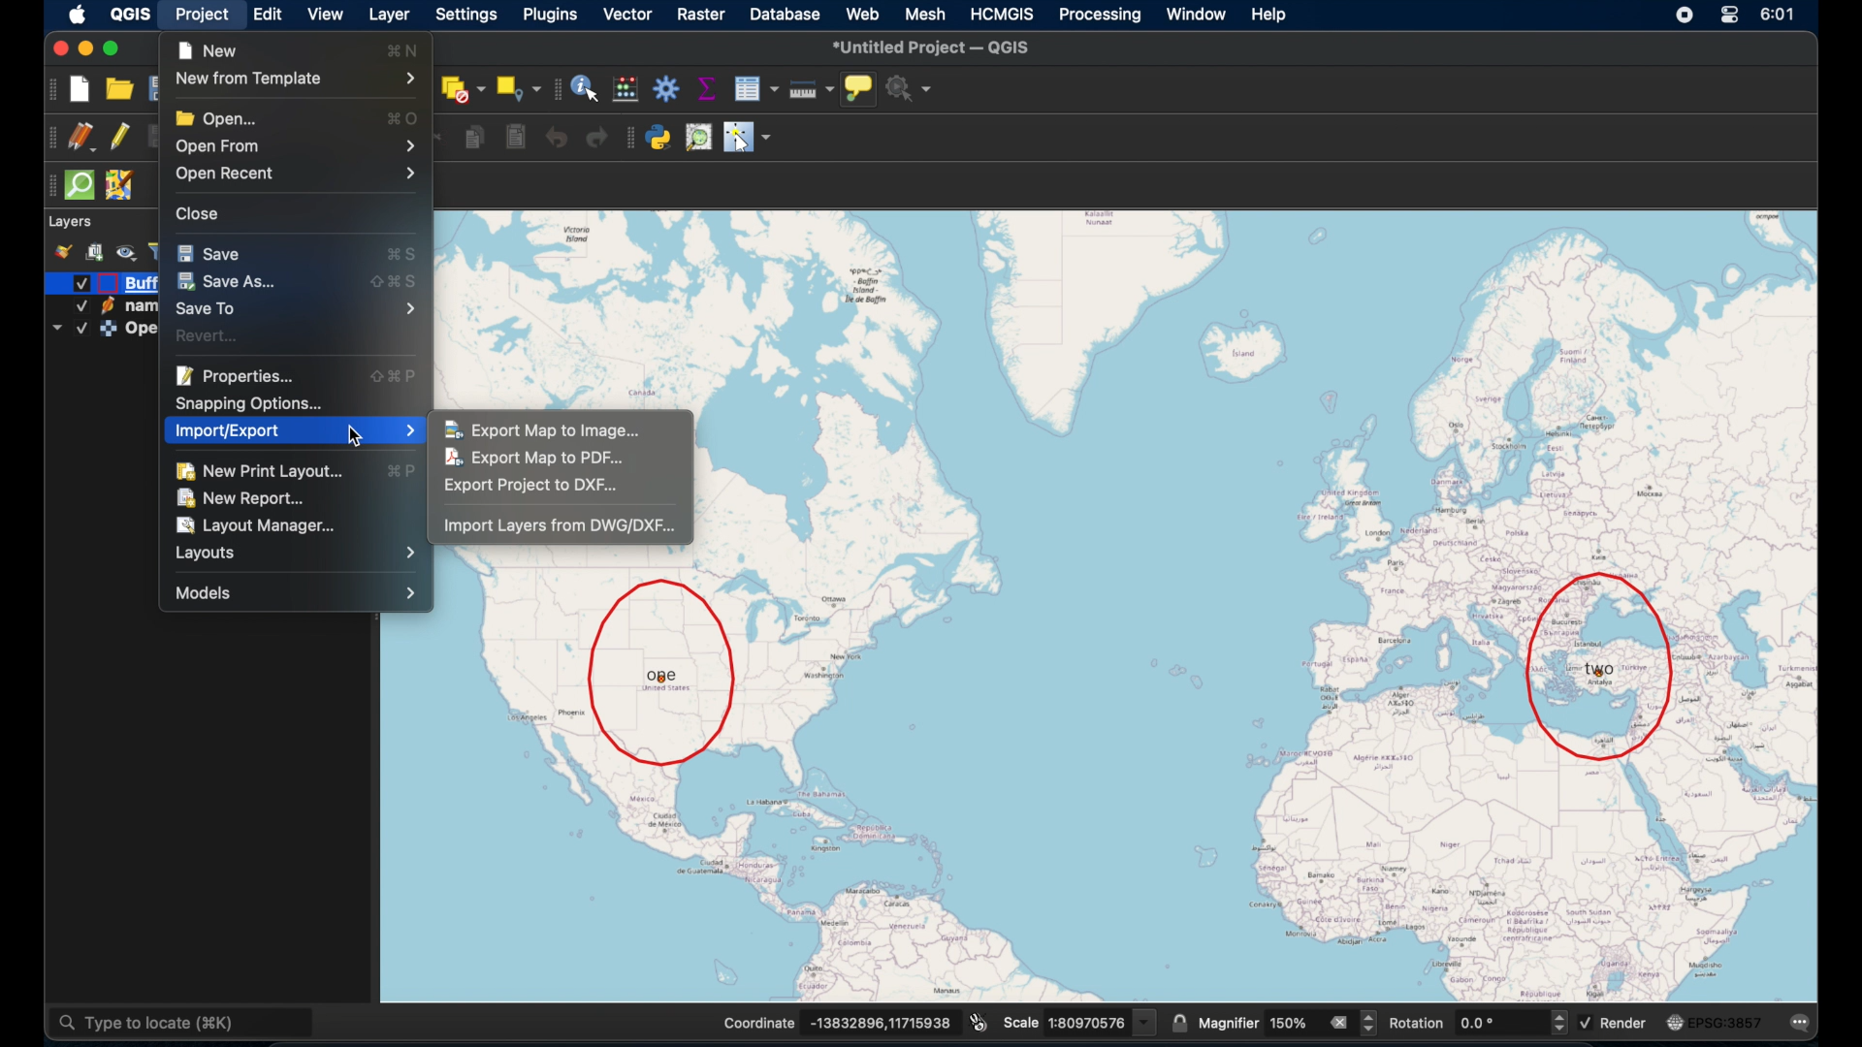  What do you see at coordinates (185, 1020) in the screenshot?
I see `type to locate` at bounding box center [185, 1020].